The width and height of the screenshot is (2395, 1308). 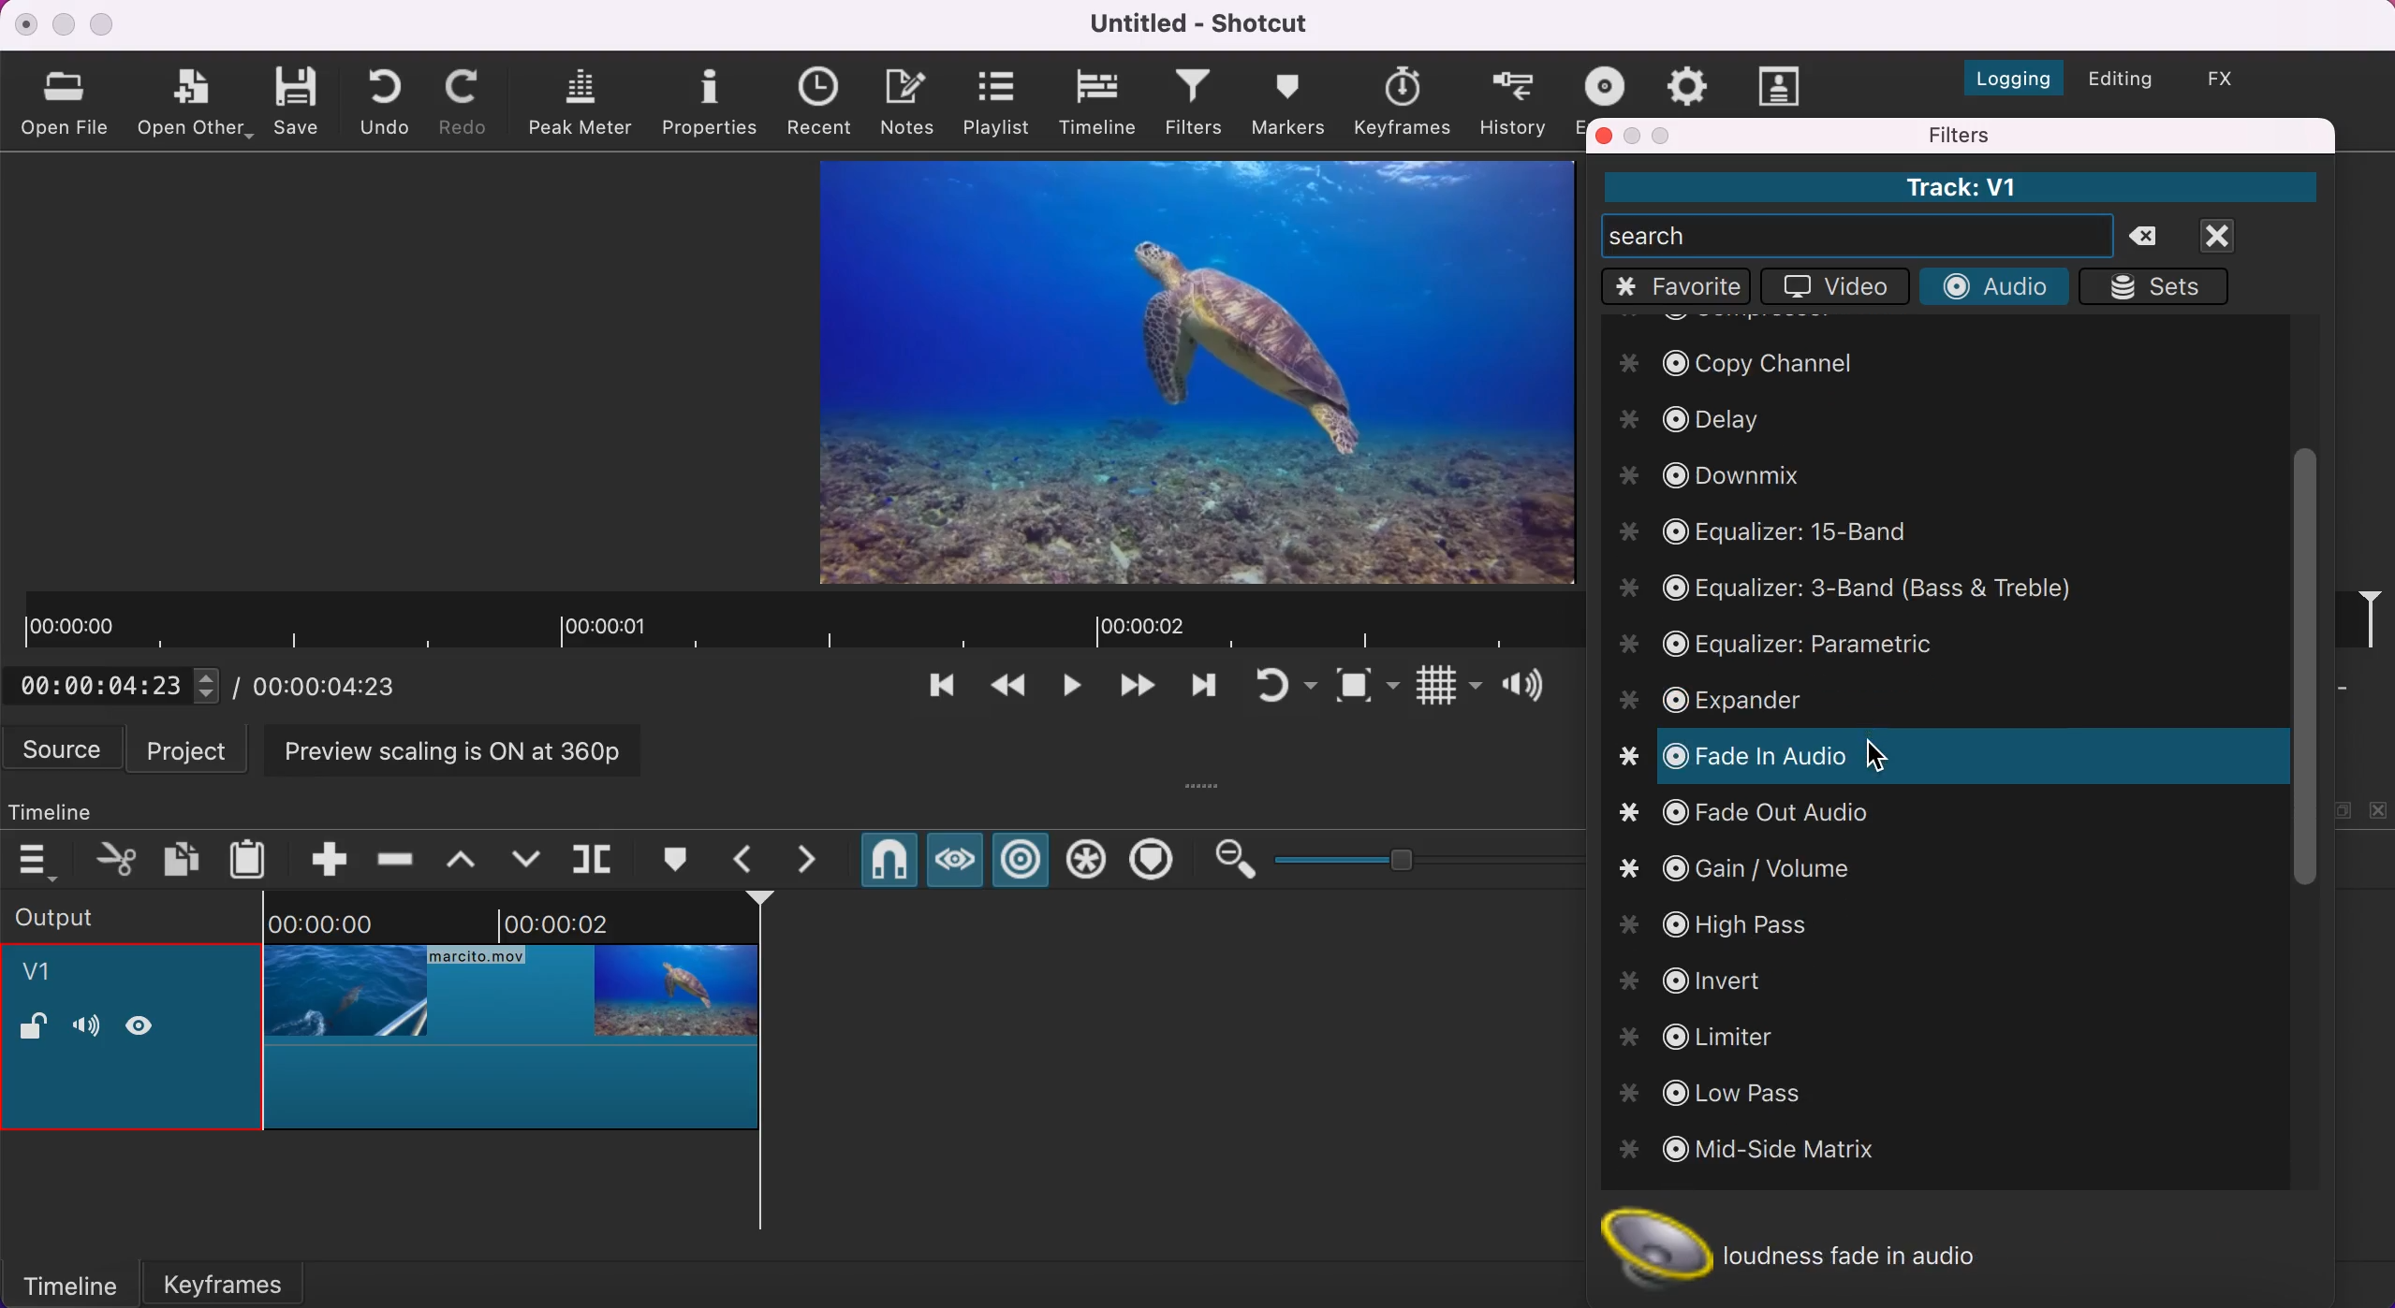 I want to click on maximize, so click(x=105, y=23).